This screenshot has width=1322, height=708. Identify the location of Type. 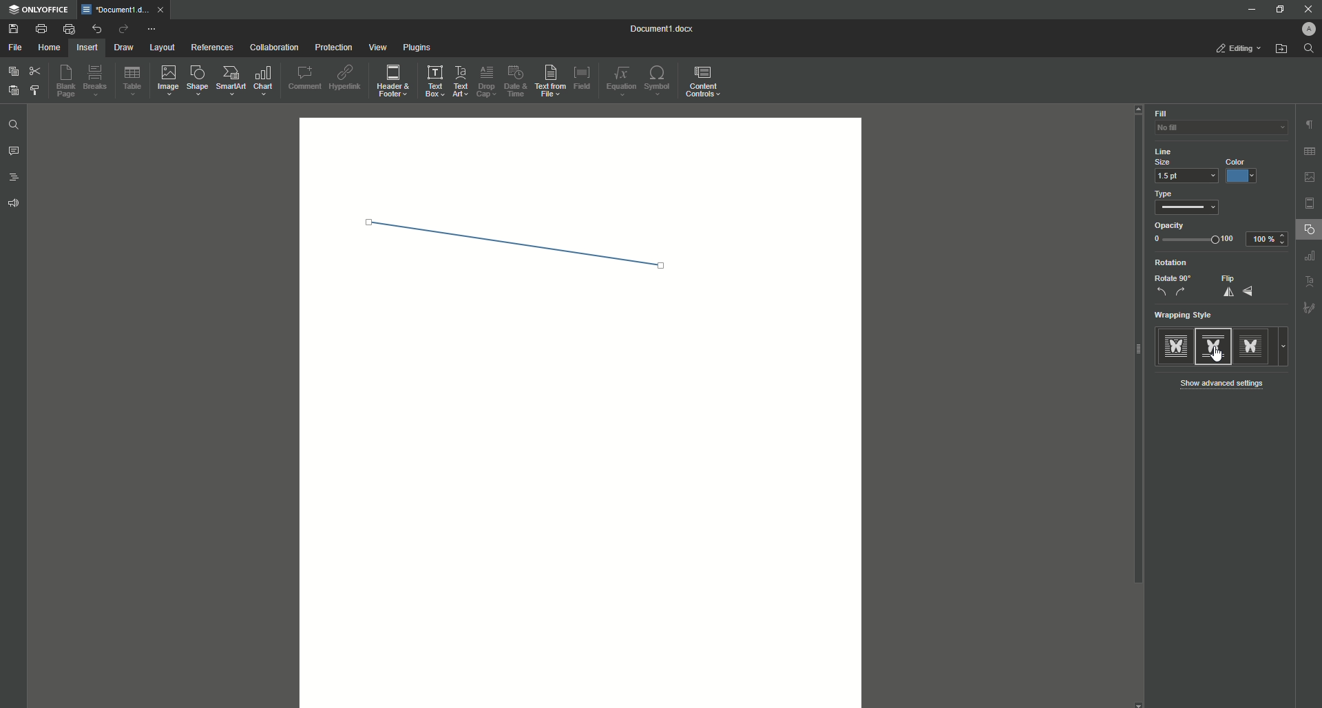
(1186, 203).